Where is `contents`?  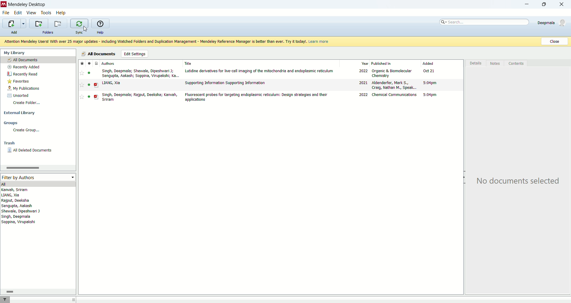
contents is located at coordinates (519, 63).